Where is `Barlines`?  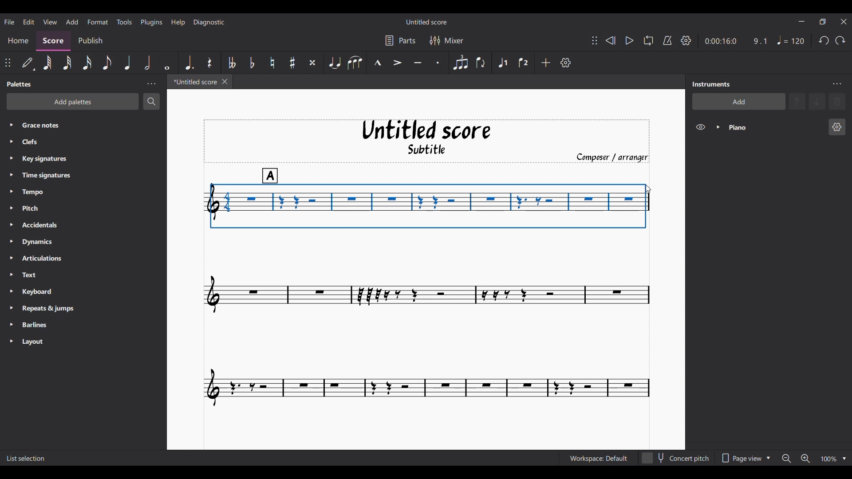
Barlines is located at coordinates (48, 326).